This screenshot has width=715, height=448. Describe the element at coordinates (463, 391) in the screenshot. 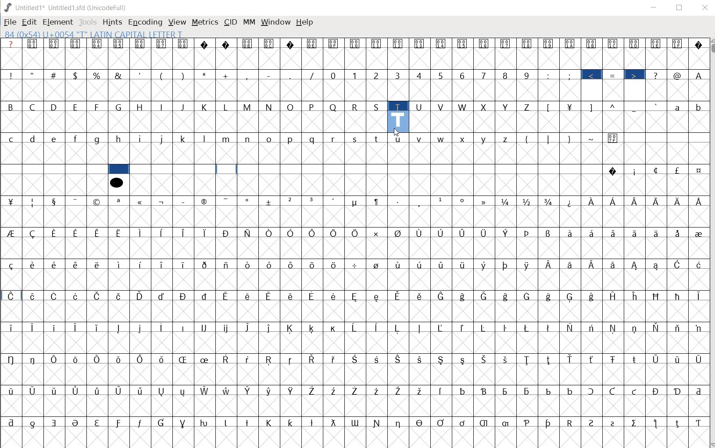

I see `Symbol` at that location.